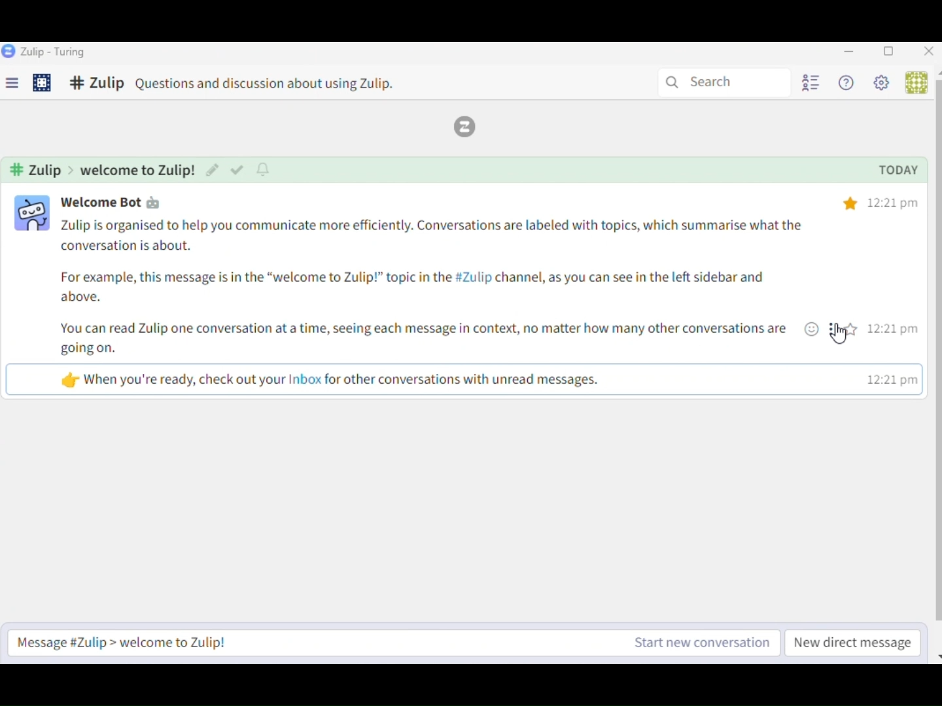  I want to click on channel, so click(104, 169).